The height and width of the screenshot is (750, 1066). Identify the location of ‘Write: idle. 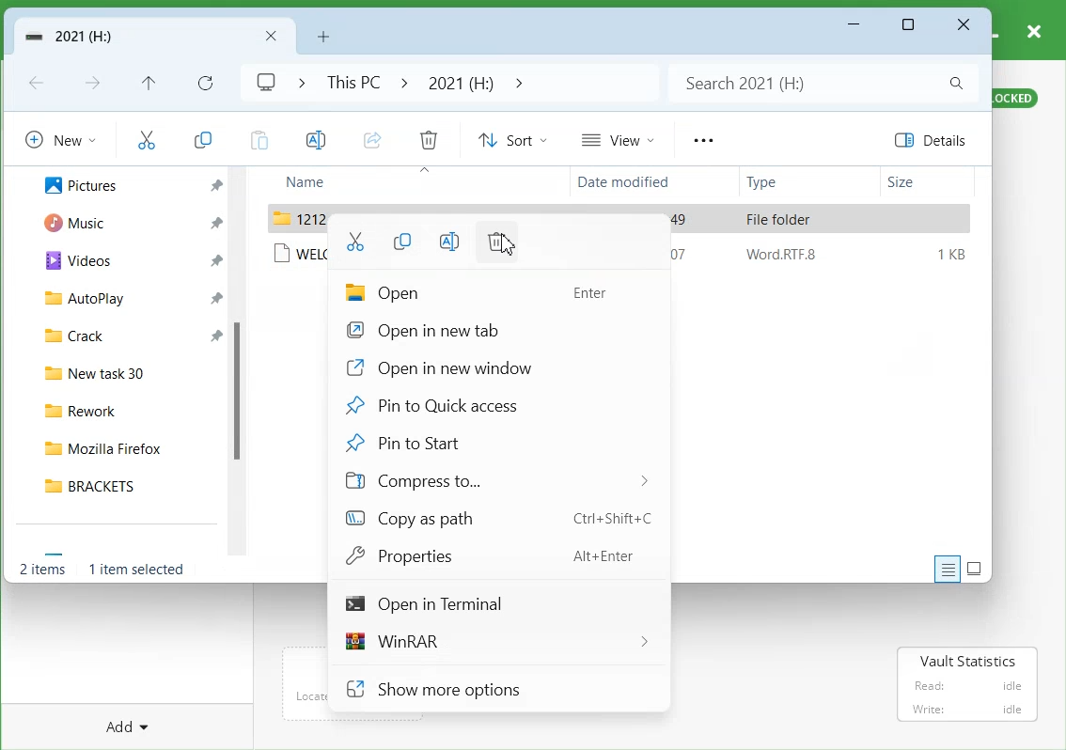
(965, 710).